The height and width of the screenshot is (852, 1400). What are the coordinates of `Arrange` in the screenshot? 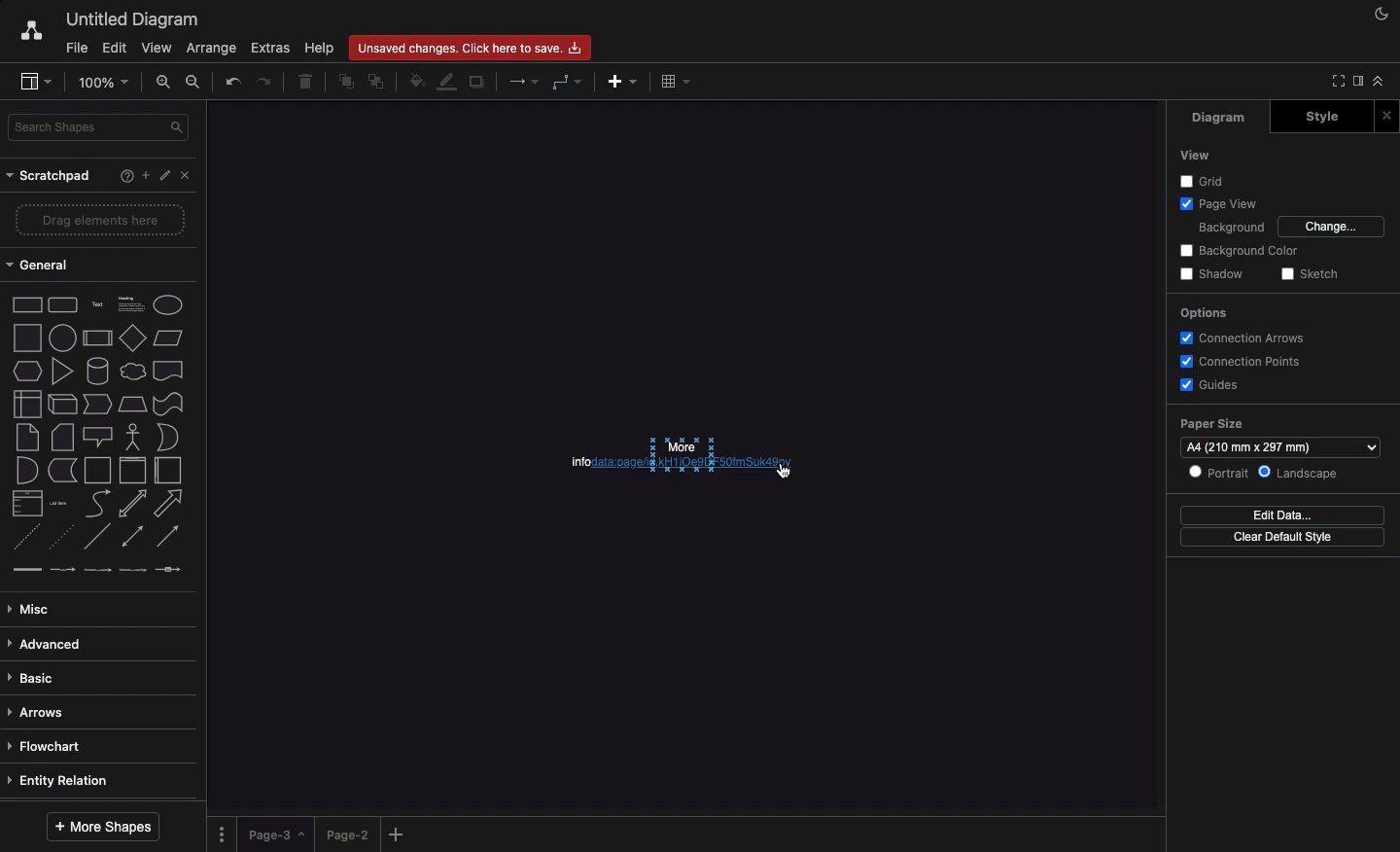 It's located at (208, 49).